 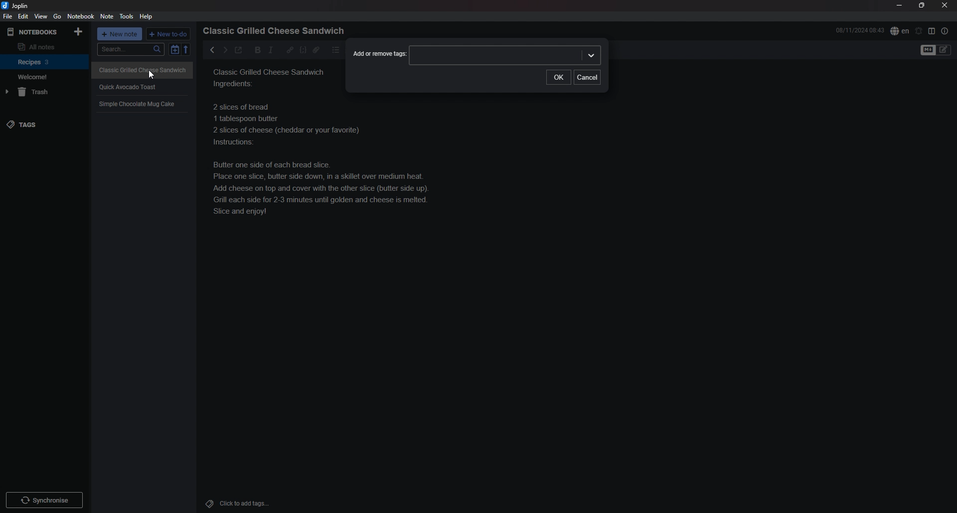 I want to click on toggle sort order, so click(x=174, y=49).